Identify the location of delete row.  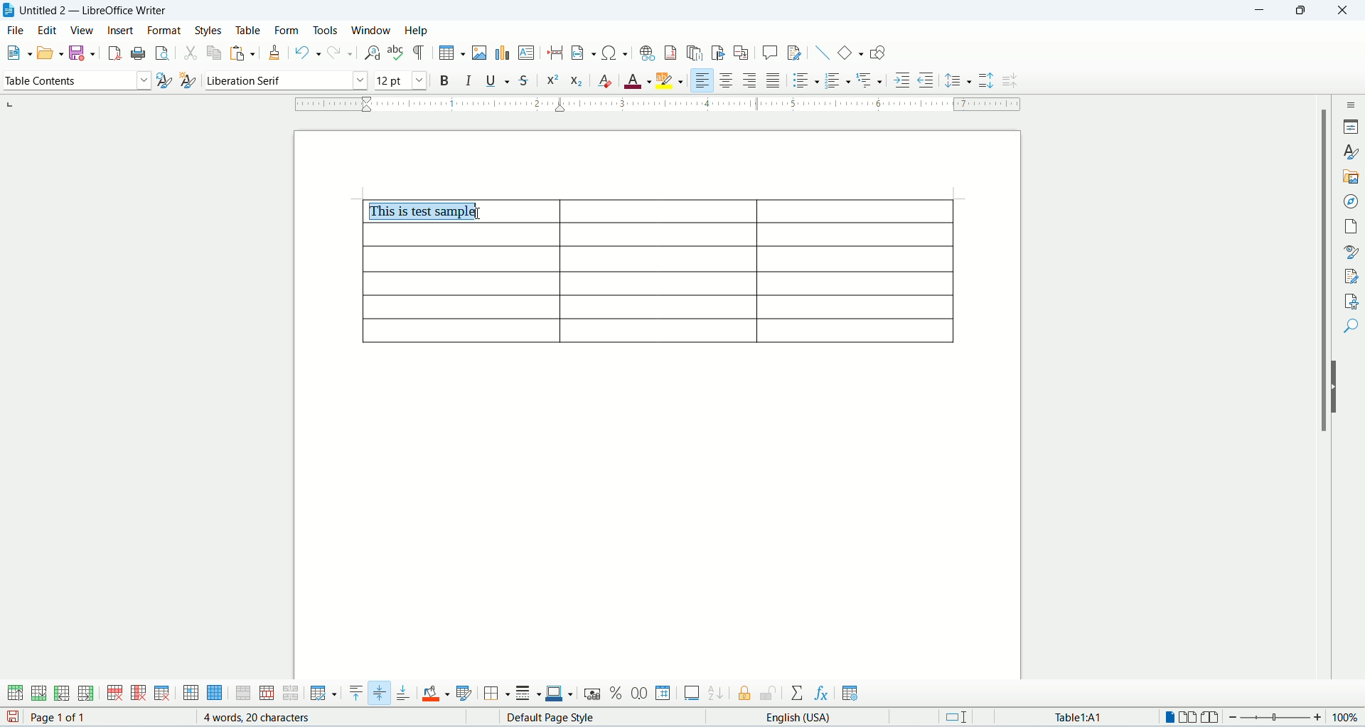
(117, 694).